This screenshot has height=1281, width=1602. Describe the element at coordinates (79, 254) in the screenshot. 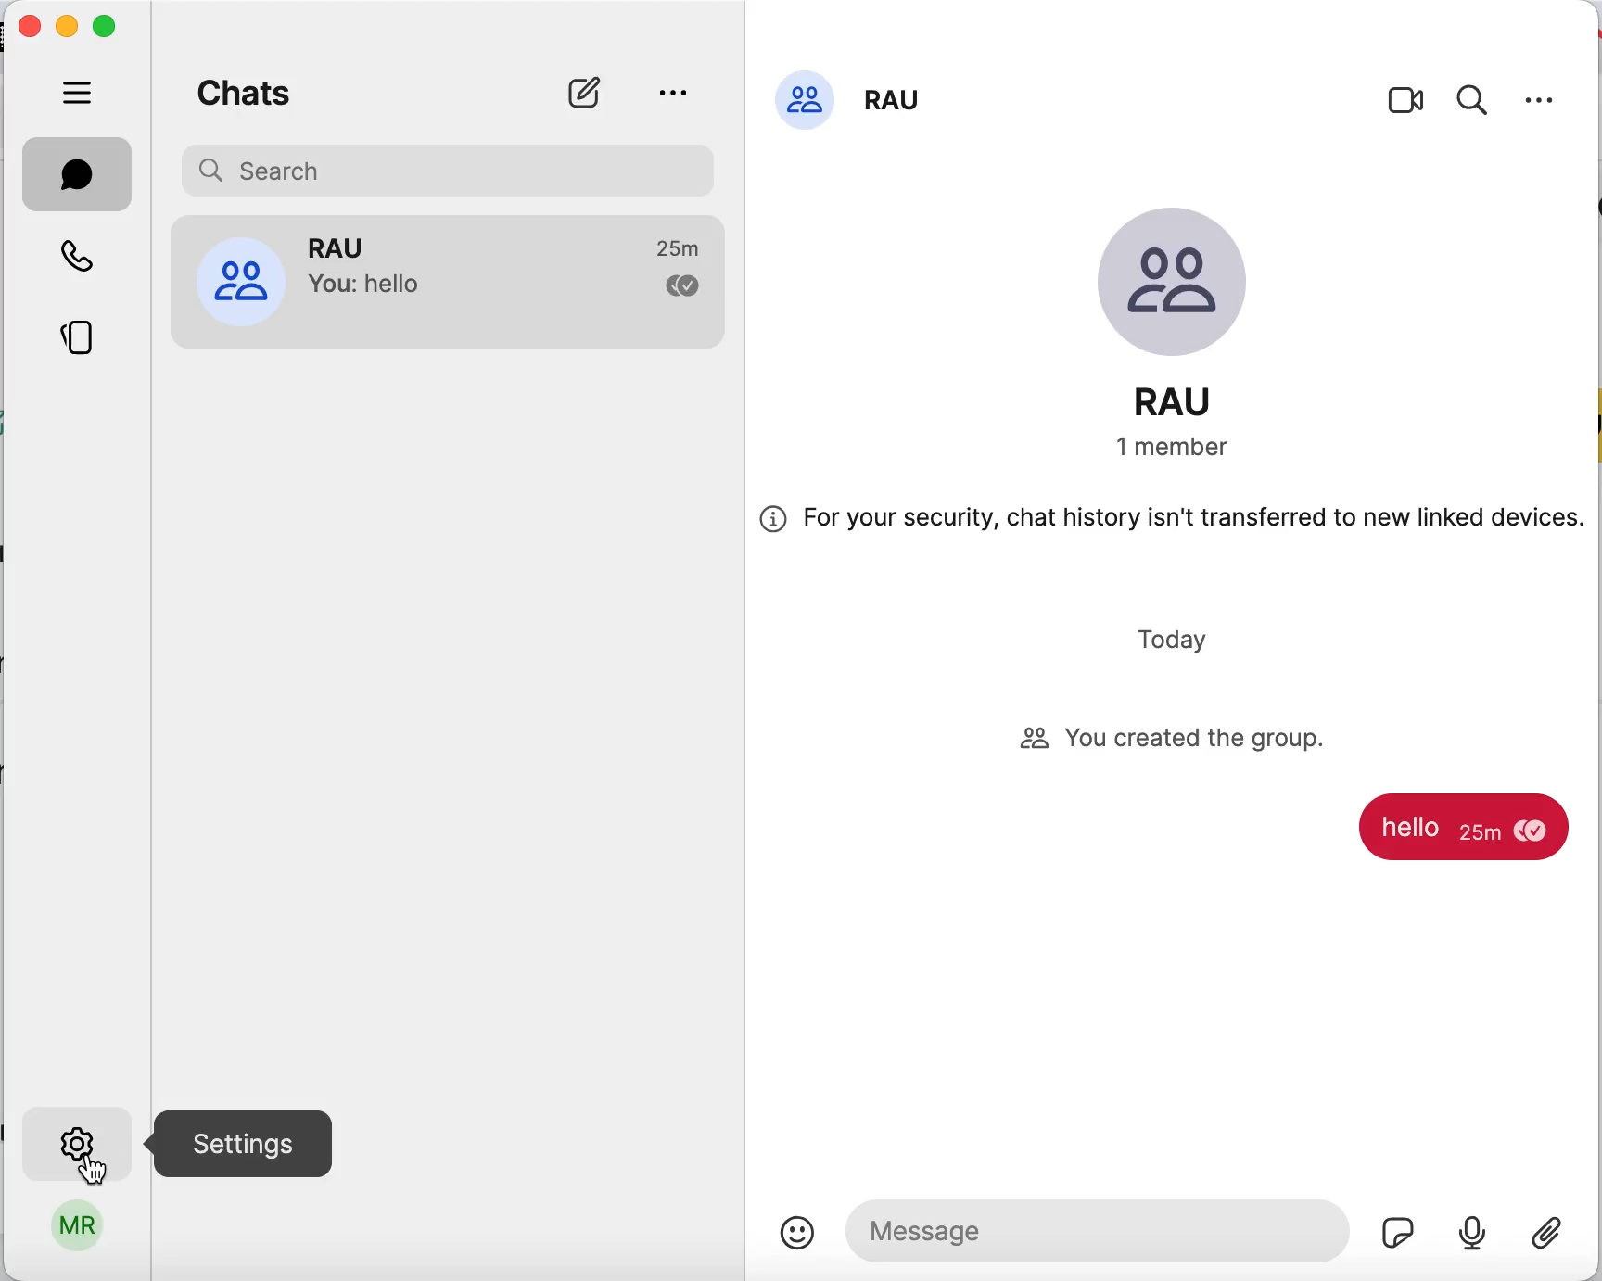

I see `call` at that location.